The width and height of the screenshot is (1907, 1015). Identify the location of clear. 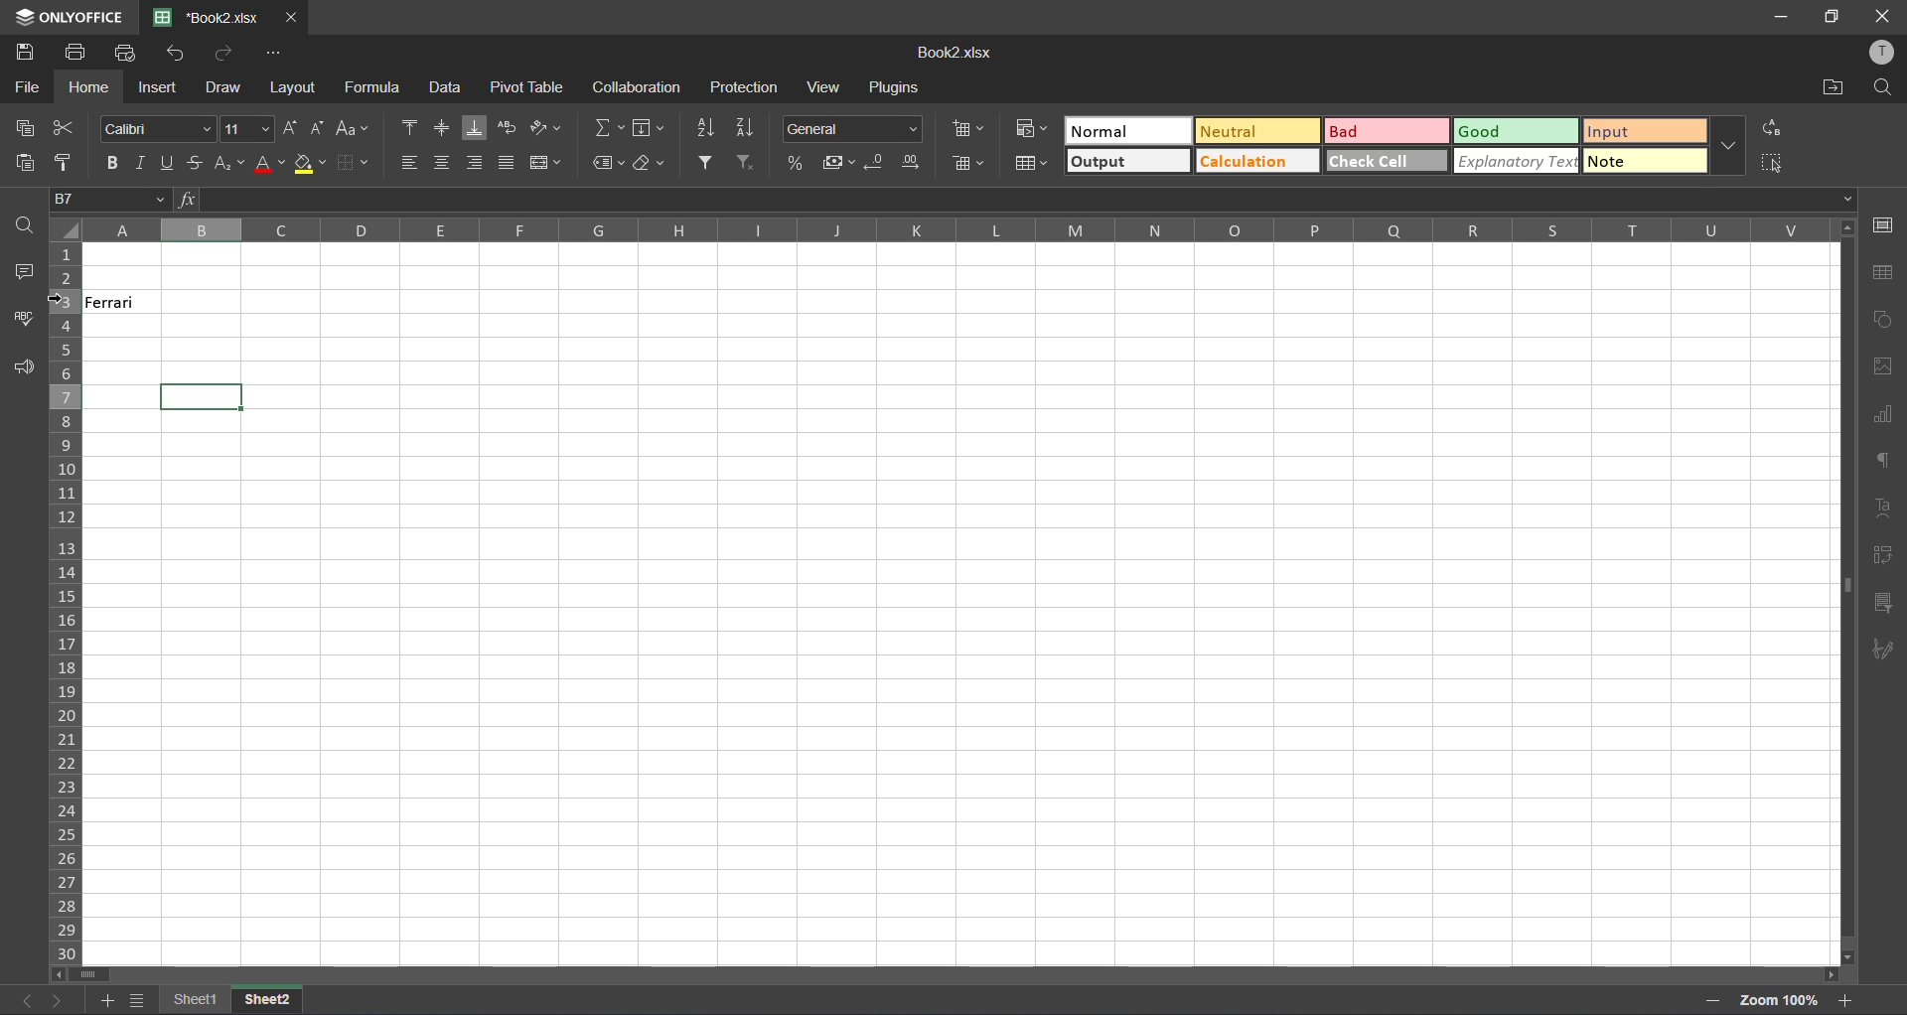
(652, 165).